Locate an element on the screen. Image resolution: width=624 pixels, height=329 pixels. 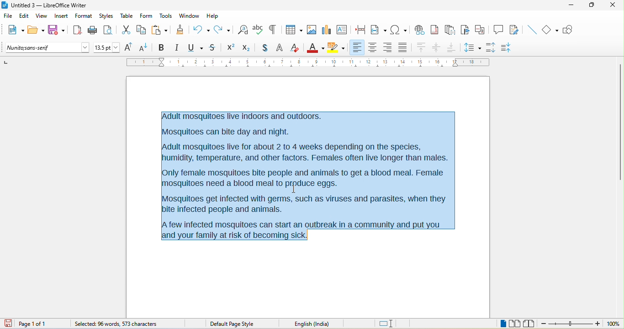
font name is located at coordinates (47, 48).